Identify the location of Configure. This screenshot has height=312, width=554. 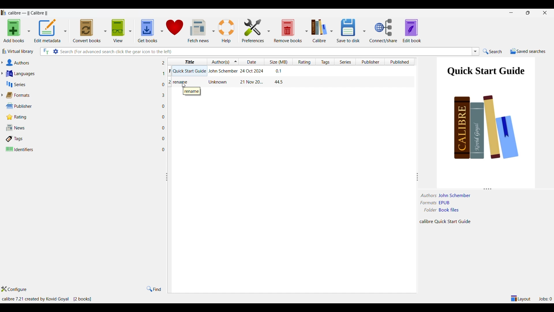
(14, 289).